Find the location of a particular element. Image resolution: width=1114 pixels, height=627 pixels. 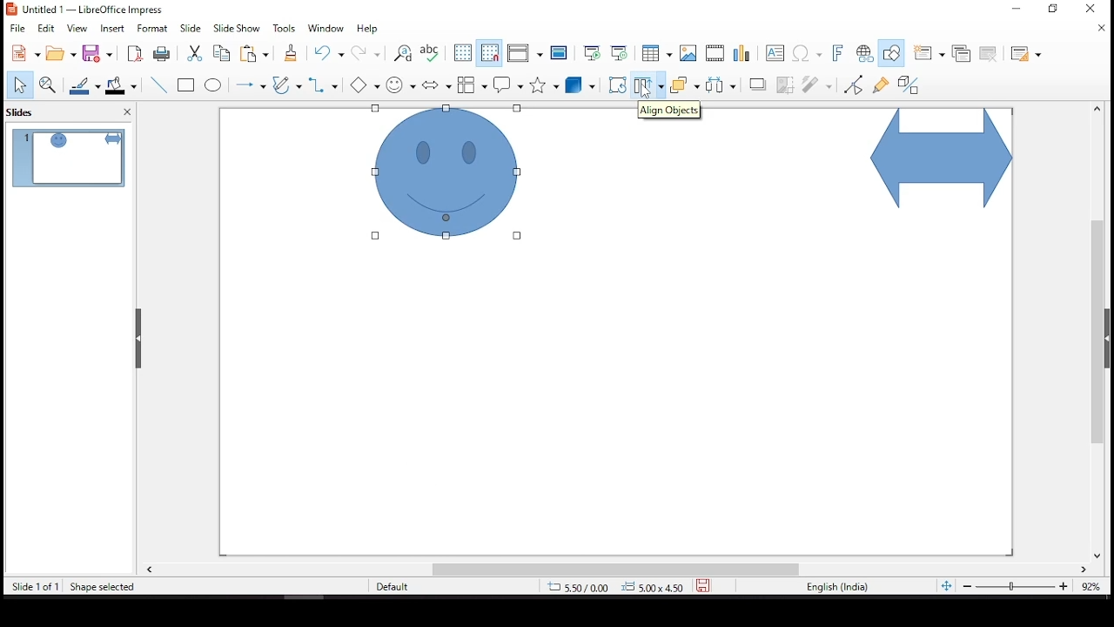

lines and arrows is located at coordinates (250, 84).